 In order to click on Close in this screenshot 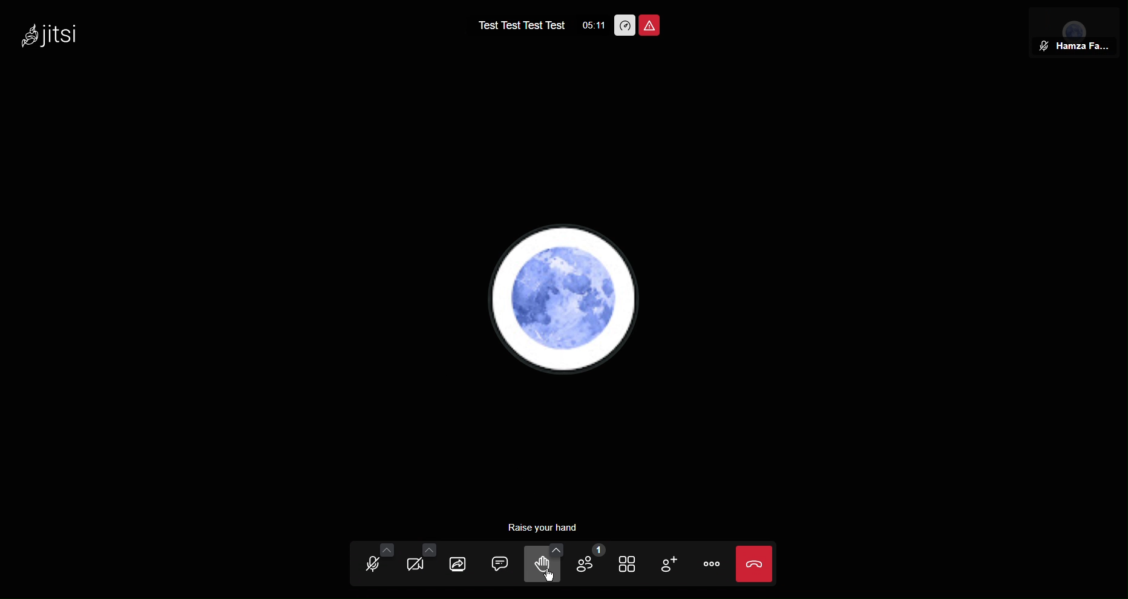, I will do `click(760, 563)`.